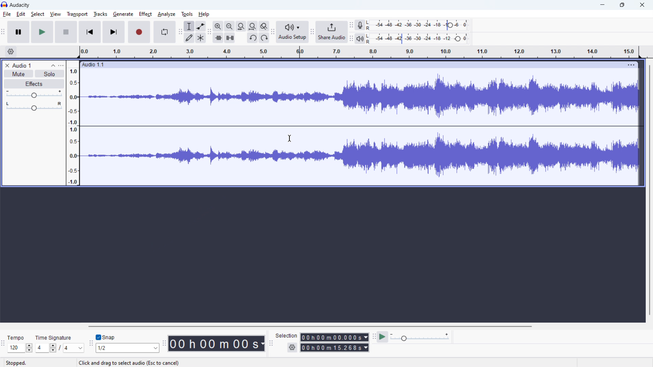 This screenshot has height=367, width=653. Describe the element at coordinates (252, 38) in the screenshot. I see `undo` at that location.